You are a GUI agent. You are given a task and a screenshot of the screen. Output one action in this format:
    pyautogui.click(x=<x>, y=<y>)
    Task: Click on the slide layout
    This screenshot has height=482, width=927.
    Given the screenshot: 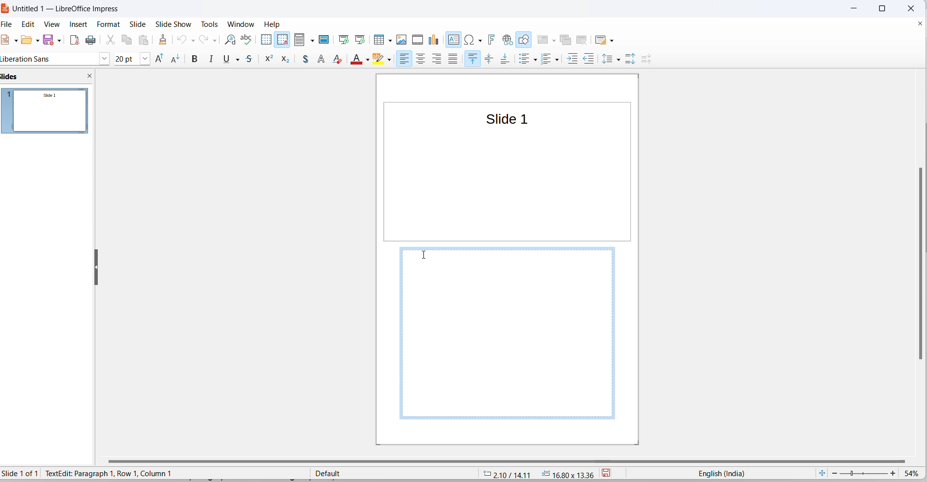 What is the action you would take?
    pyautogui.click(x=602, y=39)
    